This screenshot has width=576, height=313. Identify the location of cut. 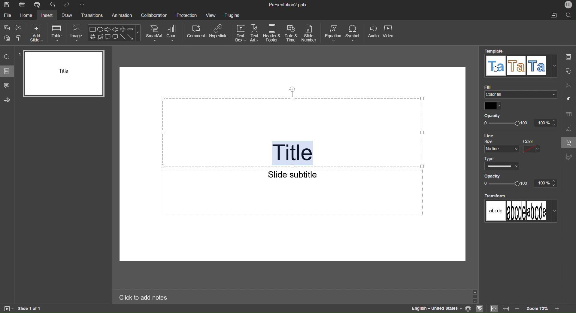
(19, 26).